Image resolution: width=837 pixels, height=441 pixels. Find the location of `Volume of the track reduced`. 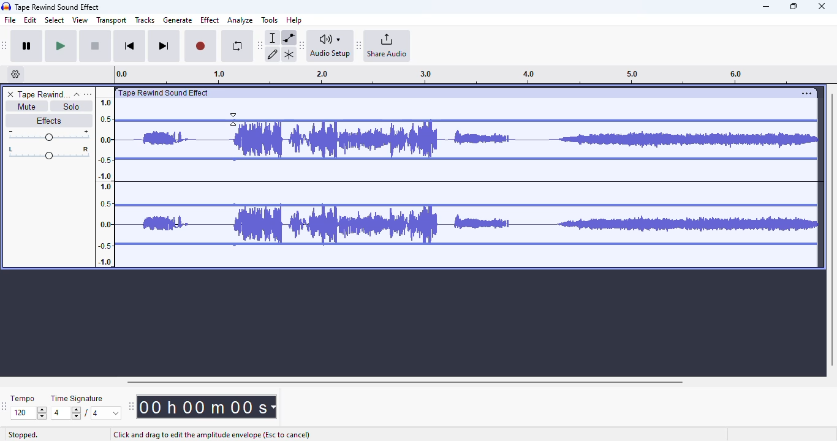

Volume of the track reduced is located at coordinates (171, 178).